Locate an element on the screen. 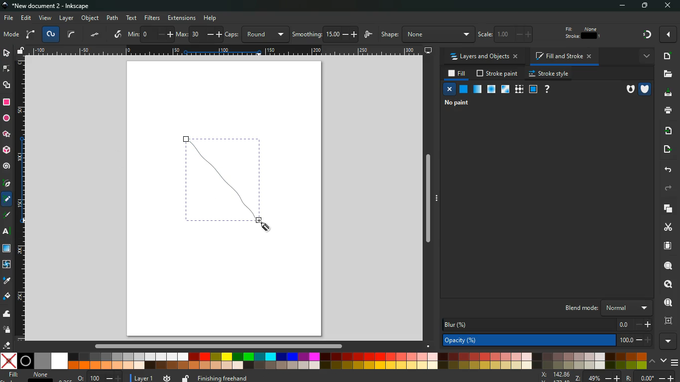  wave is located at coordinates (7, 315).